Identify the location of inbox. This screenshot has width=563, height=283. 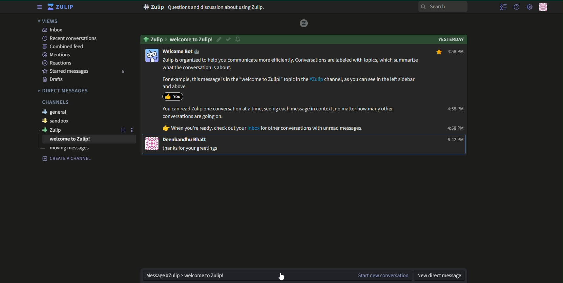
(52, 30).